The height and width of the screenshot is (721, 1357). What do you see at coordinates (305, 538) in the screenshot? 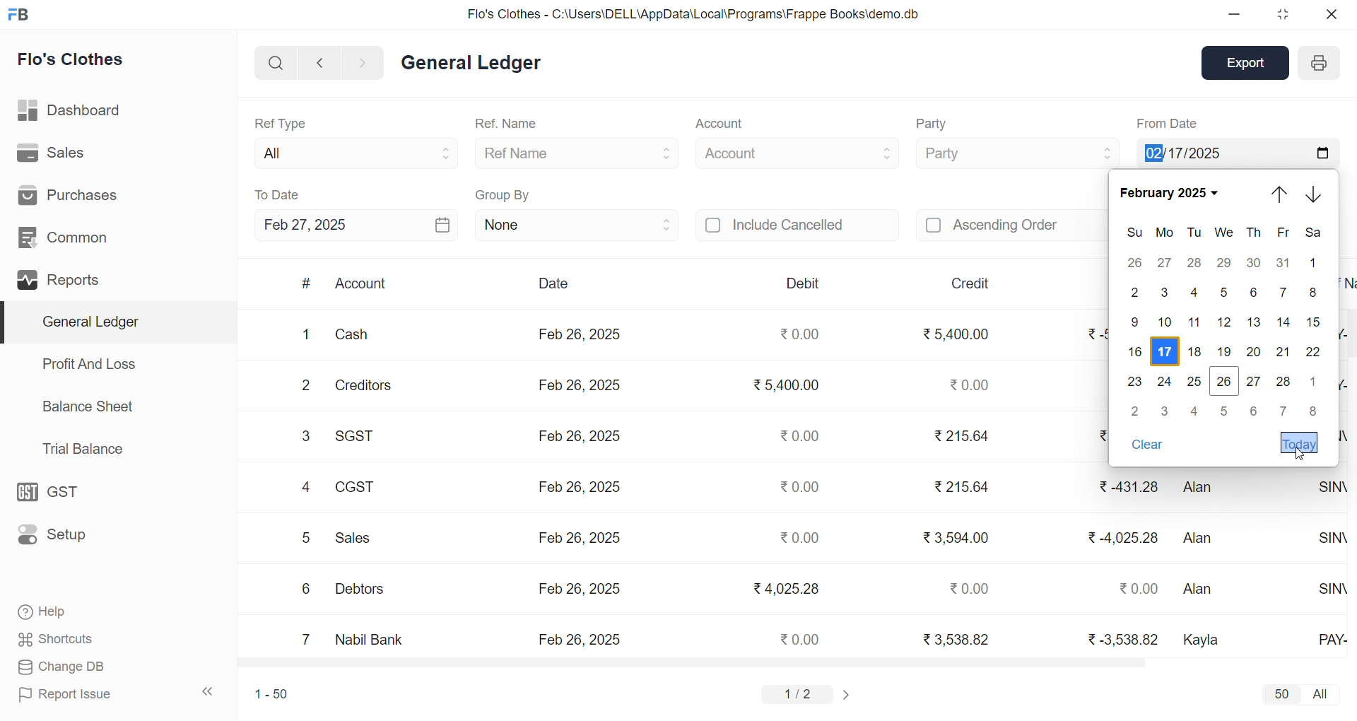
I see `5` at bounding box center [305, 538].